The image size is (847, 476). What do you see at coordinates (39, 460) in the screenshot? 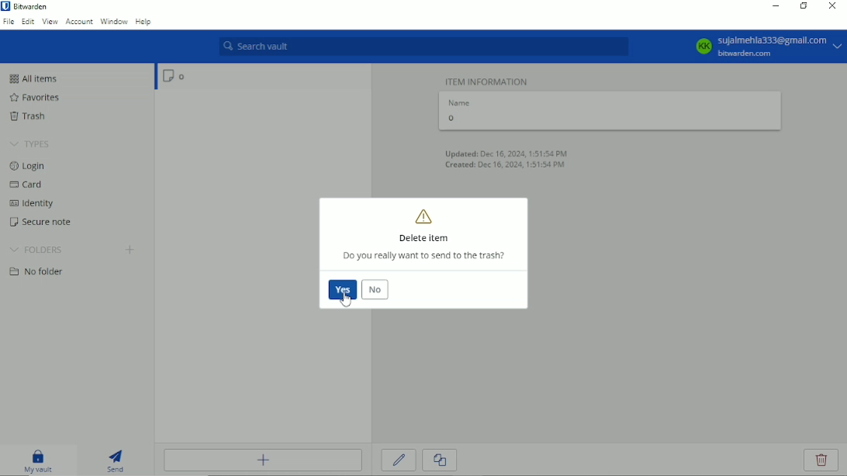
I see `My vault` at bounding box center [39, 460].